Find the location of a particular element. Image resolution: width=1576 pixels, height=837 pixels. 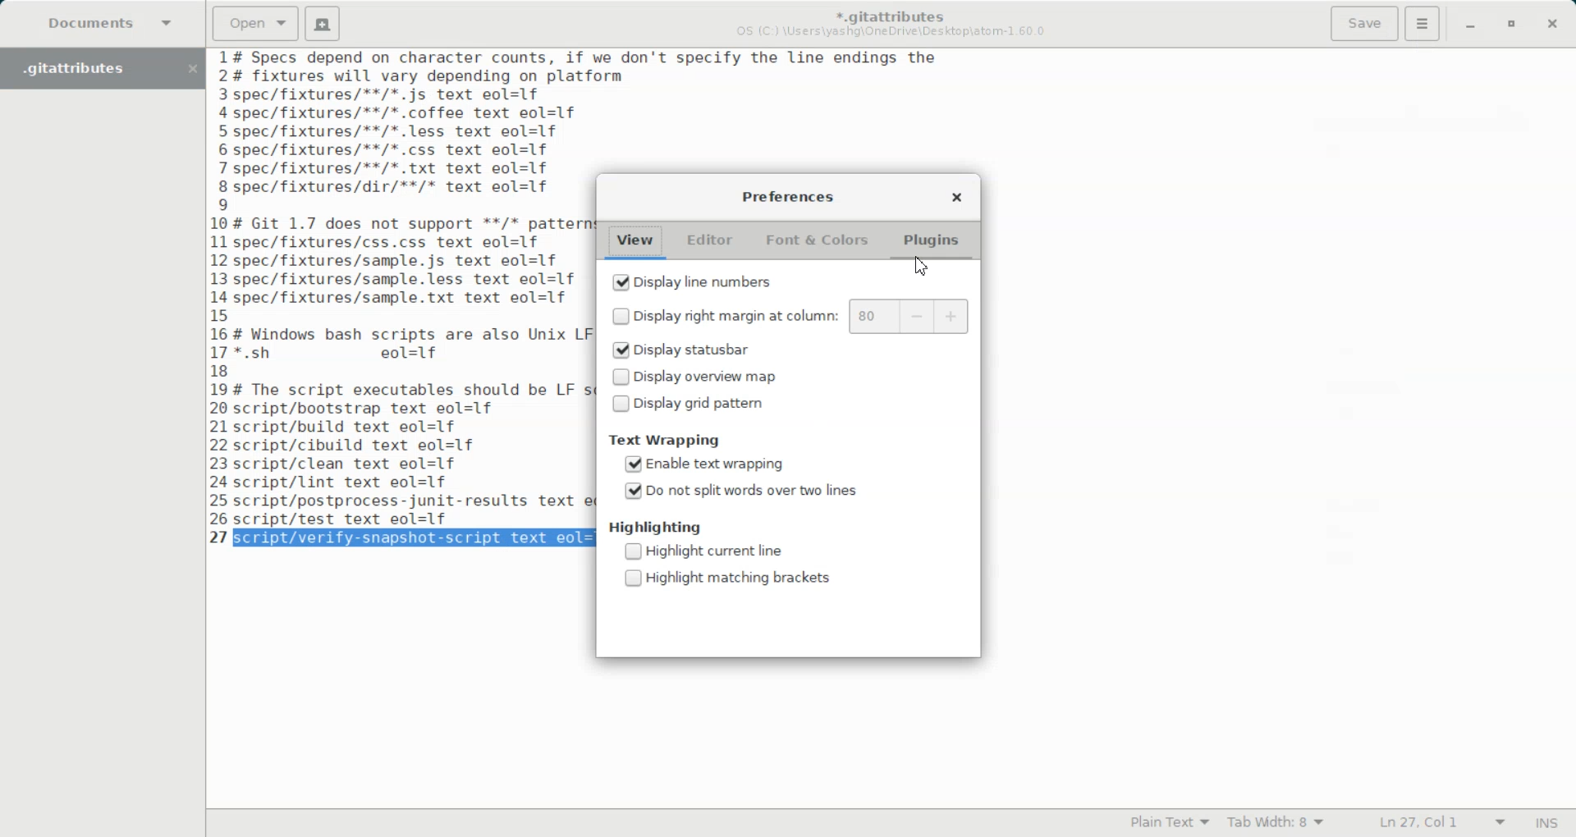

Close Folder is located at coordinates (191, 69).